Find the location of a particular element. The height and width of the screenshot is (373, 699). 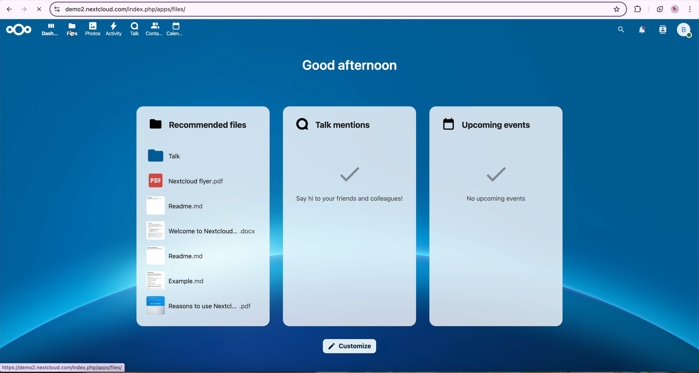

search is located at coordinates (620, 29).